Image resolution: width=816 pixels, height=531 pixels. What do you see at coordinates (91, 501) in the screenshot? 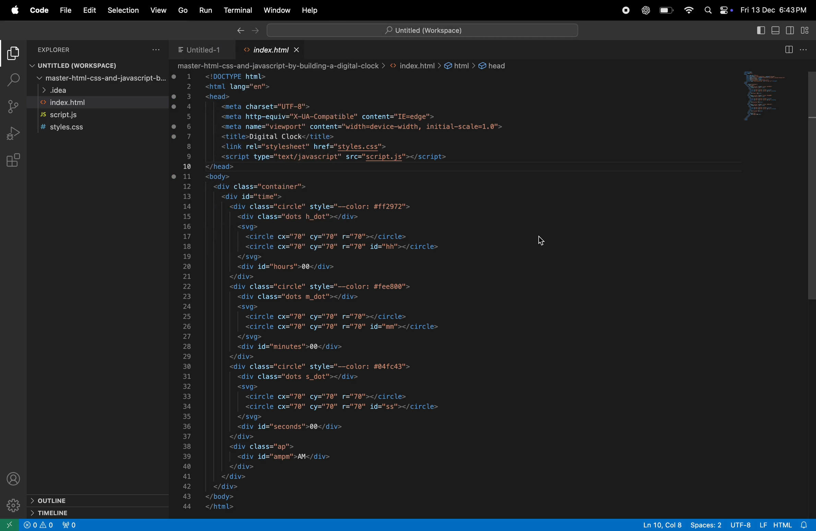
I see `outline` at bounding box center [91, 501].